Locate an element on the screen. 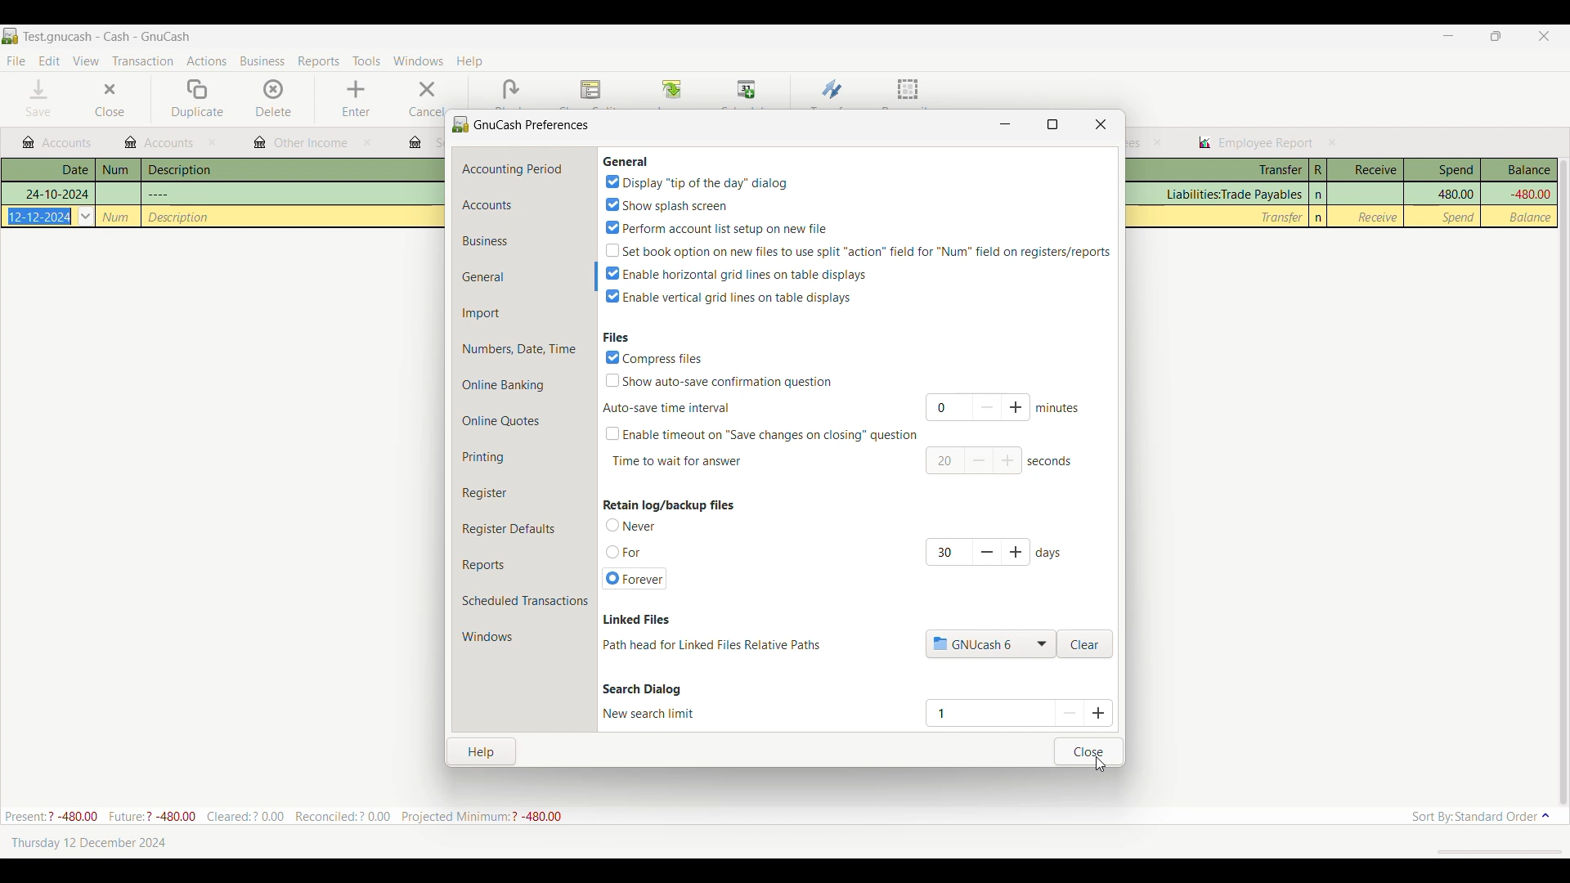  Balance column is located at coordinates (1532, 217).